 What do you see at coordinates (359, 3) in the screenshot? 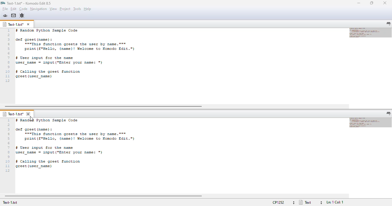
I see `minimize` at bounding box center [359, 3].